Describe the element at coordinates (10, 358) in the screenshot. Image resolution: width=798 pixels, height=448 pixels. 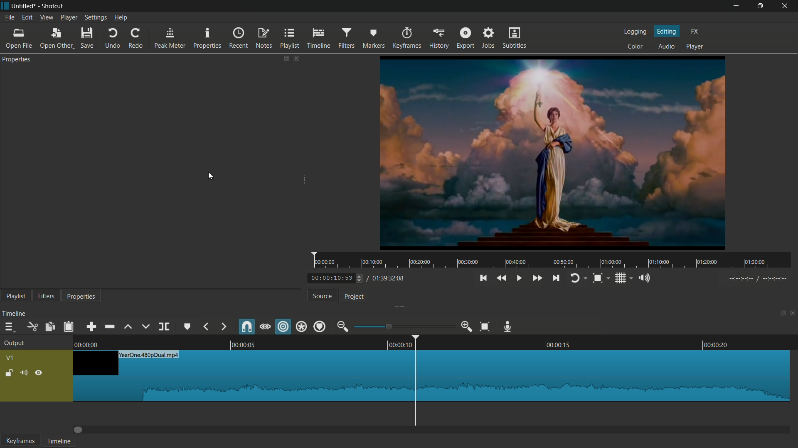
I see `vq` at that location.